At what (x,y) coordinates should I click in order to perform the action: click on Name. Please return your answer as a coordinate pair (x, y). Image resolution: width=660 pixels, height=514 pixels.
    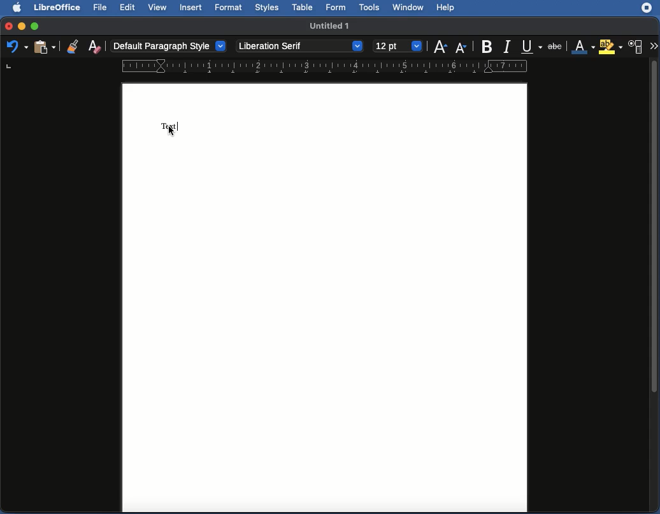
    Looking at the image, I should click on (331, 26).